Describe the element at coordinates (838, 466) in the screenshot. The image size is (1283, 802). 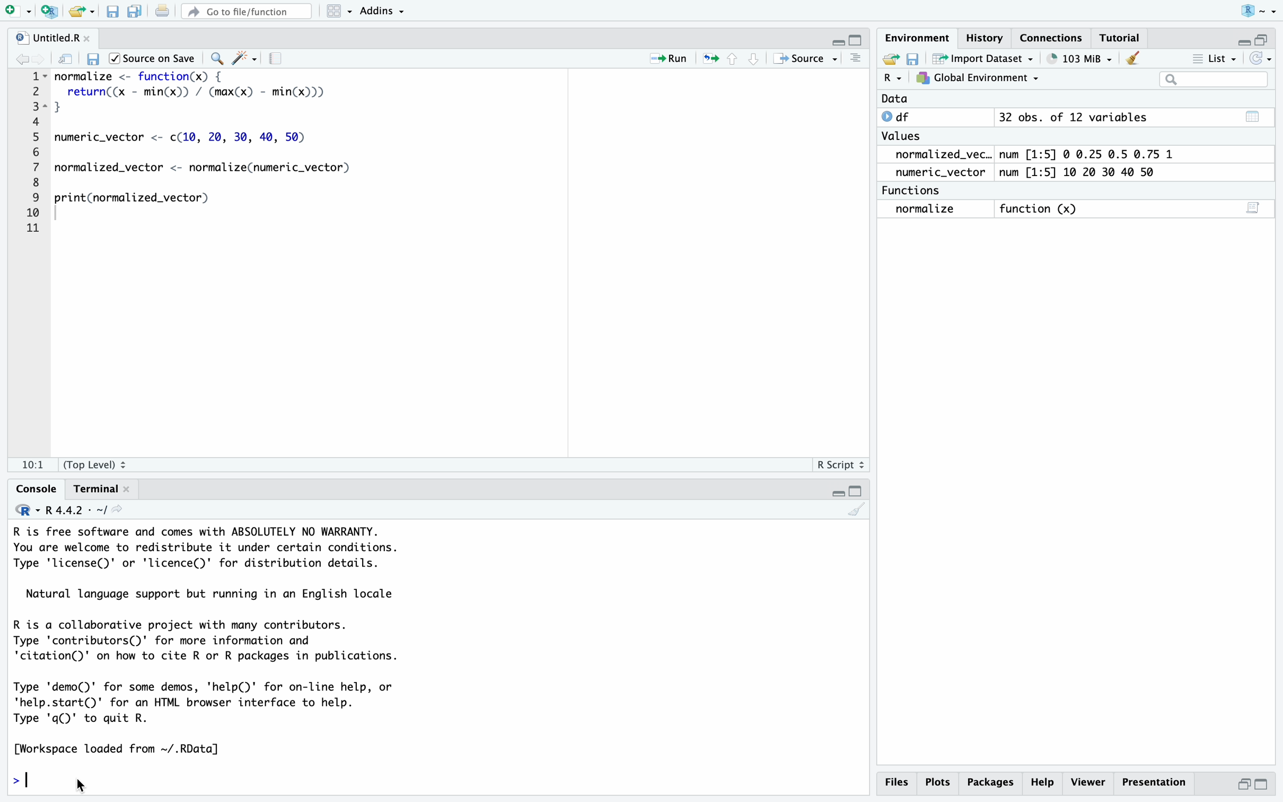
I see `R script` at that location.